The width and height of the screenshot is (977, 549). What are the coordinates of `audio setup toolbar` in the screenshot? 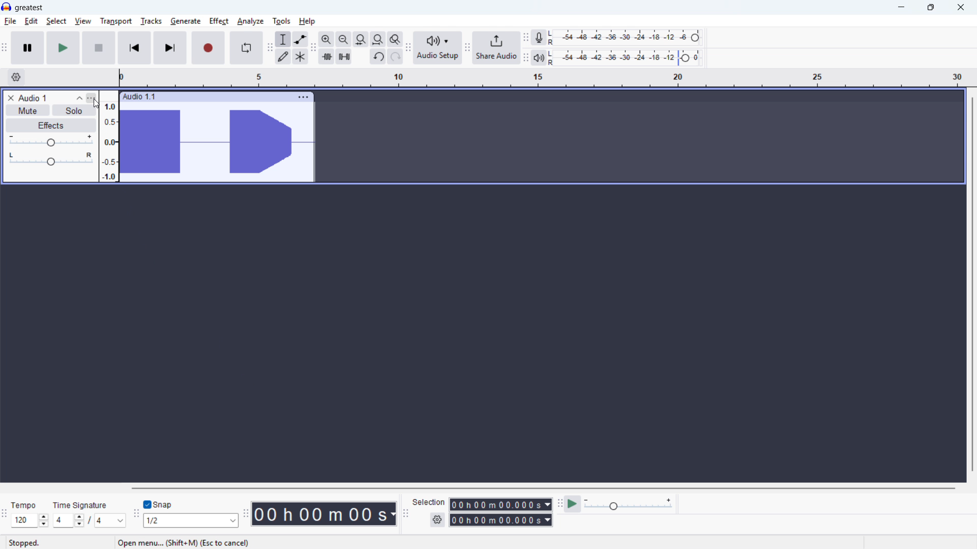 It's located at (408, 49).